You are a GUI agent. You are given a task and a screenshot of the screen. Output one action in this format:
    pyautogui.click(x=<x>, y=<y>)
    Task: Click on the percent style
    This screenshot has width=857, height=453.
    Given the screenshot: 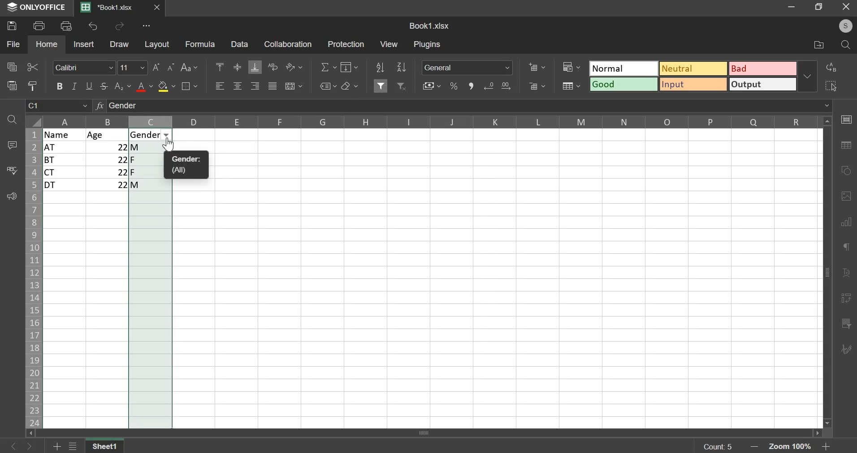 What is the action you would take?
    pyautogui.click(x=454, y=86)
    